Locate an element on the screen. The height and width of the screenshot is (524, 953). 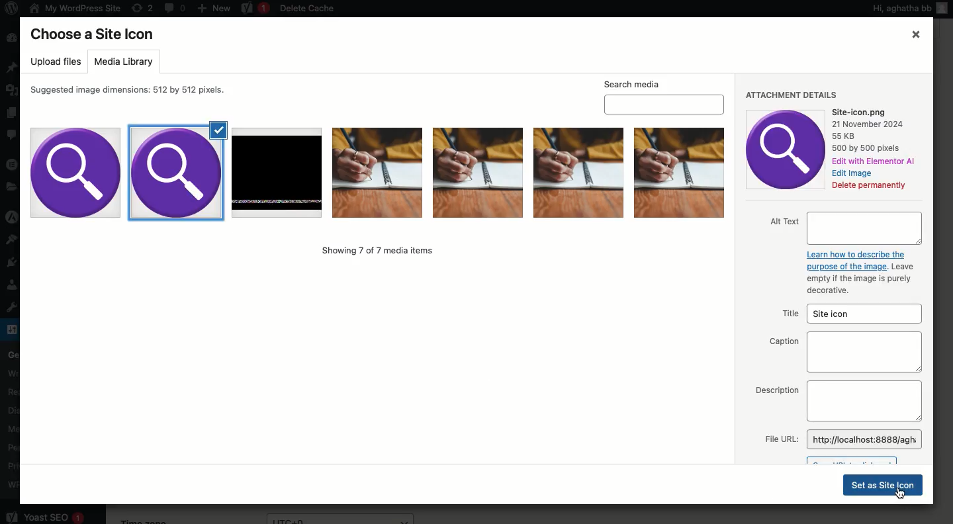
Suggested image dimensions is located at coordinates (132, 91).